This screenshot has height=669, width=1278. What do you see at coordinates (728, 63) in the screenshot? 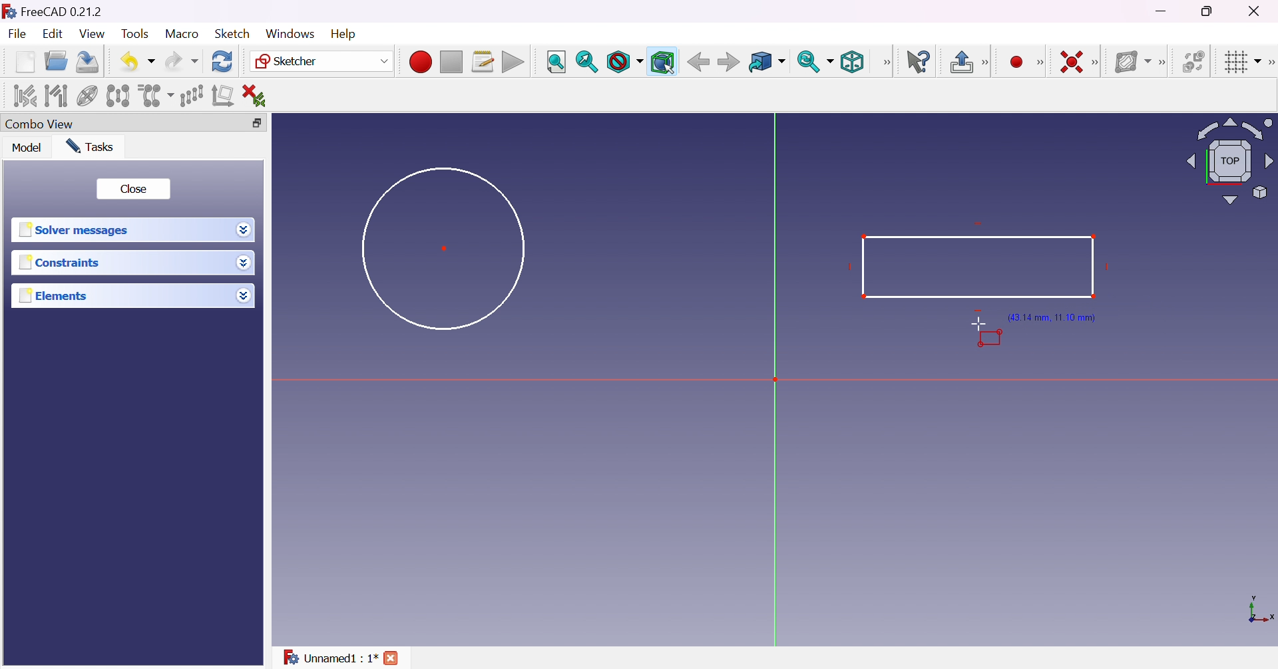
I see `Forward` at bounding box center [728, 63].